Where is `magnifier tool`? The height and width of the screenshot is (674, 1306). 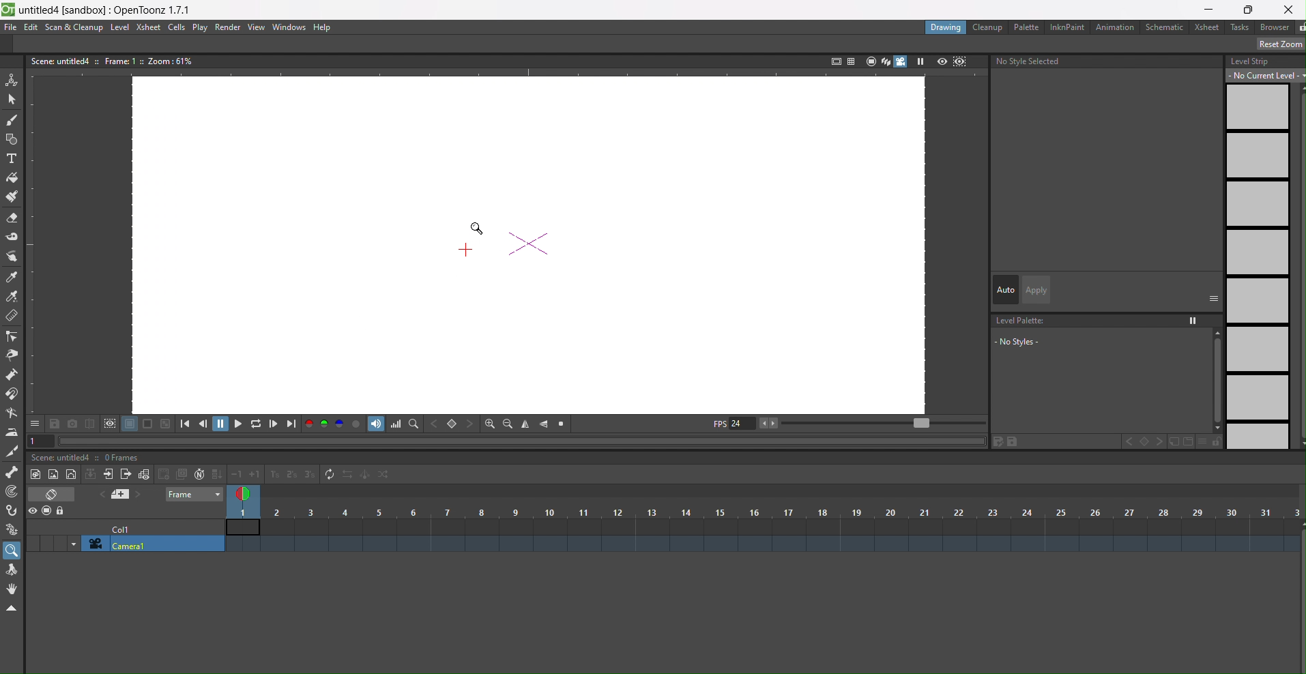
magnifier tool is located at coordinates (13, 550).